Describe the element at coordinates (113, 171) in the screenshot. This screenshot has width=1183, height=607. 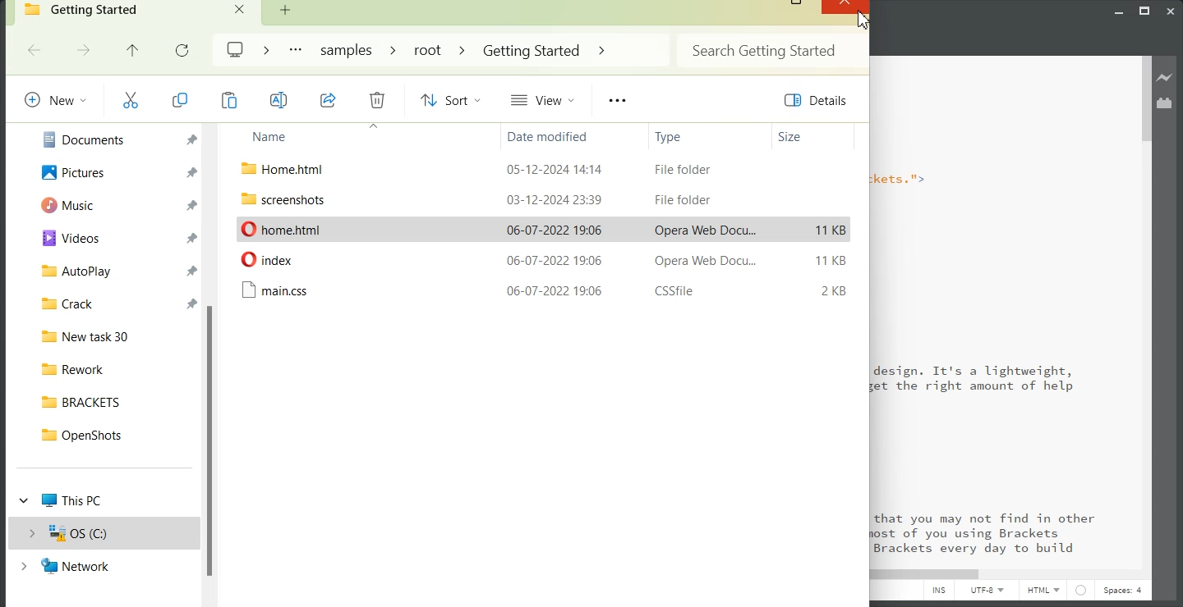
I see `Pictures` at that location.